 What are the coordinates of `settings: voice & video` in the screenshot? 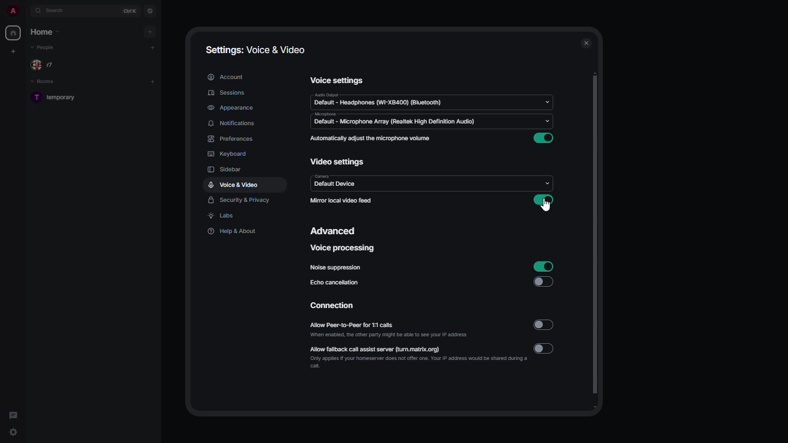 It's located at (256, 51).